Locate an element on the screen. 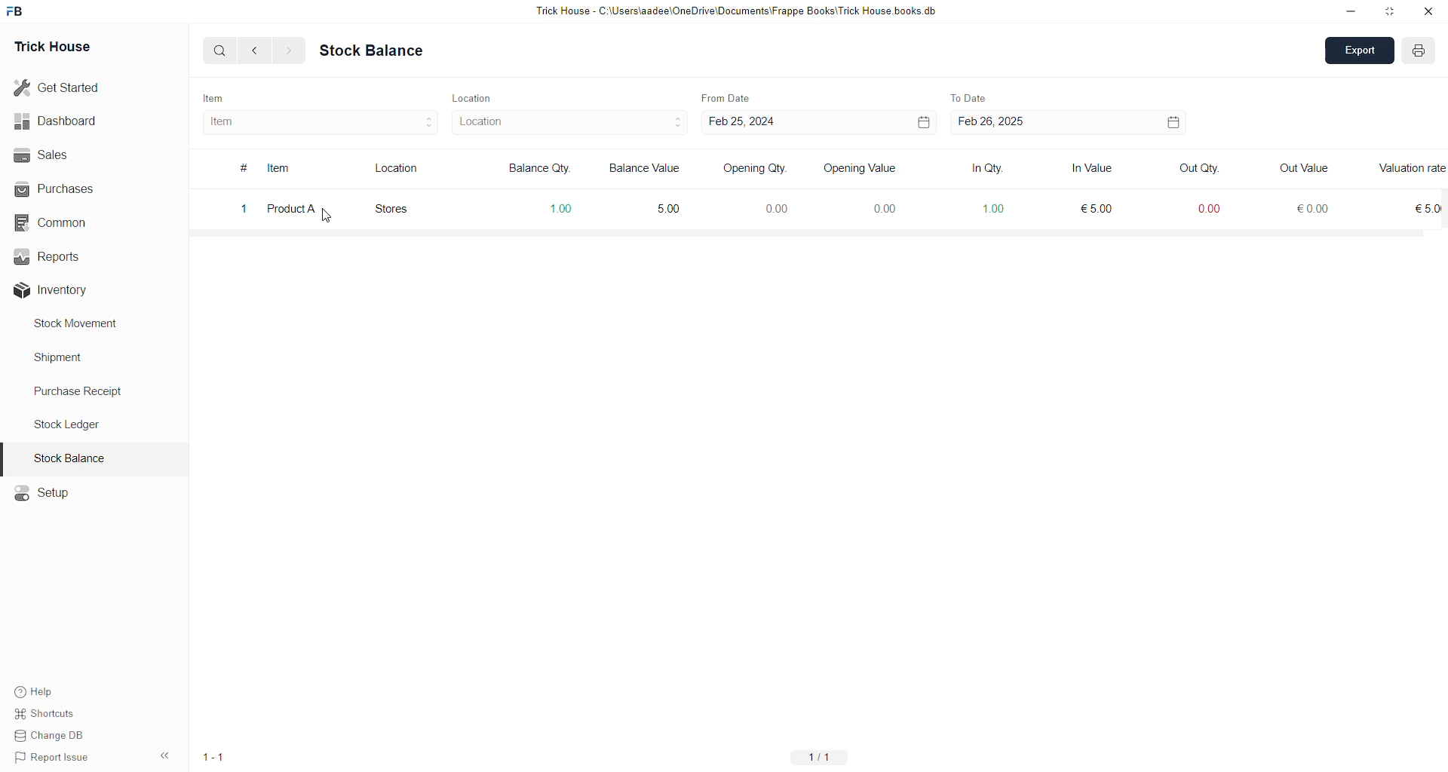  5.00 is located at coordinates (663, 209).